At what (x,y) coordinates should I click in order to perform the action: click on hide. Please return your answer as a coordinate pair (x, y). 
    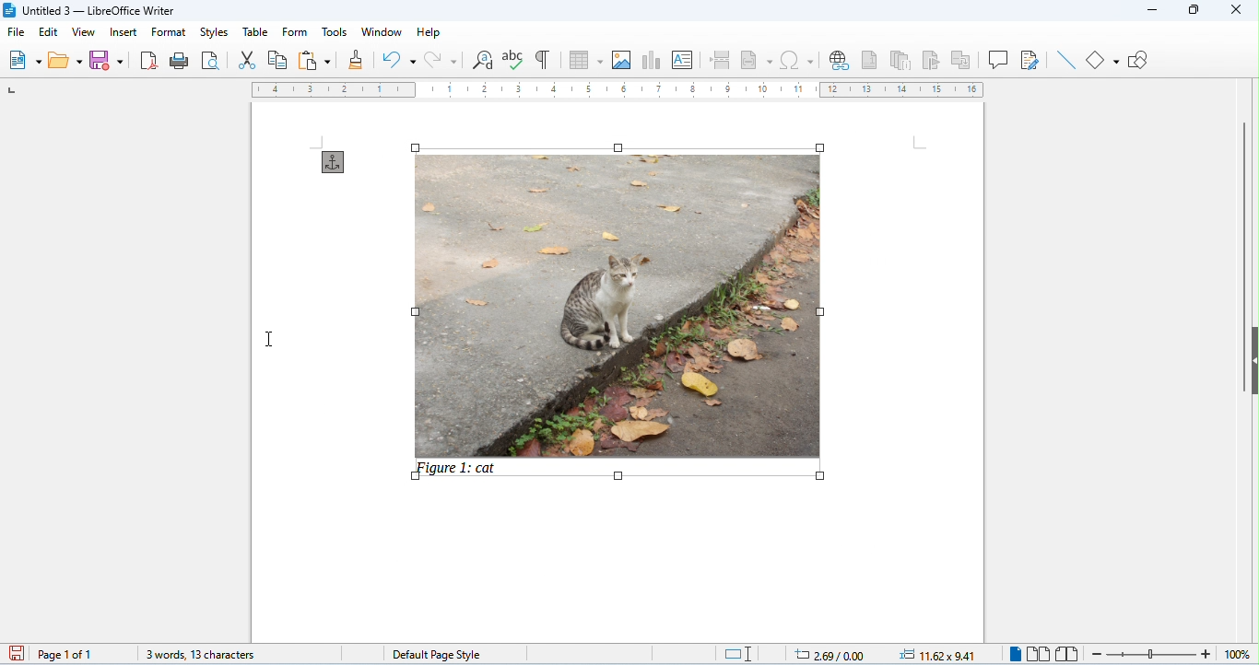
    Looking at the image, I should click on (1251, 360).